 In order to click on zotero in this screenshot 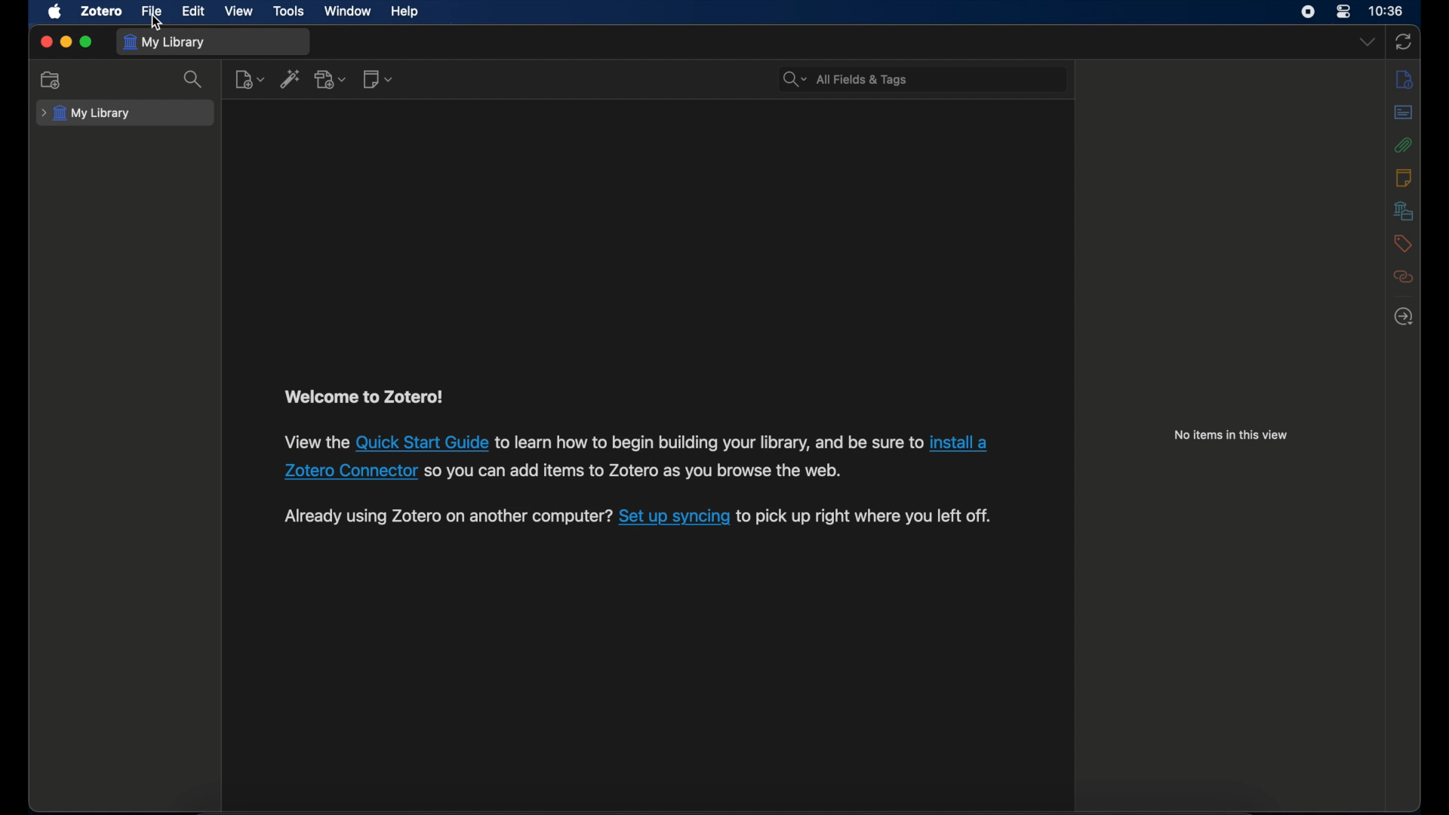, I will do `click(101, 11)`.